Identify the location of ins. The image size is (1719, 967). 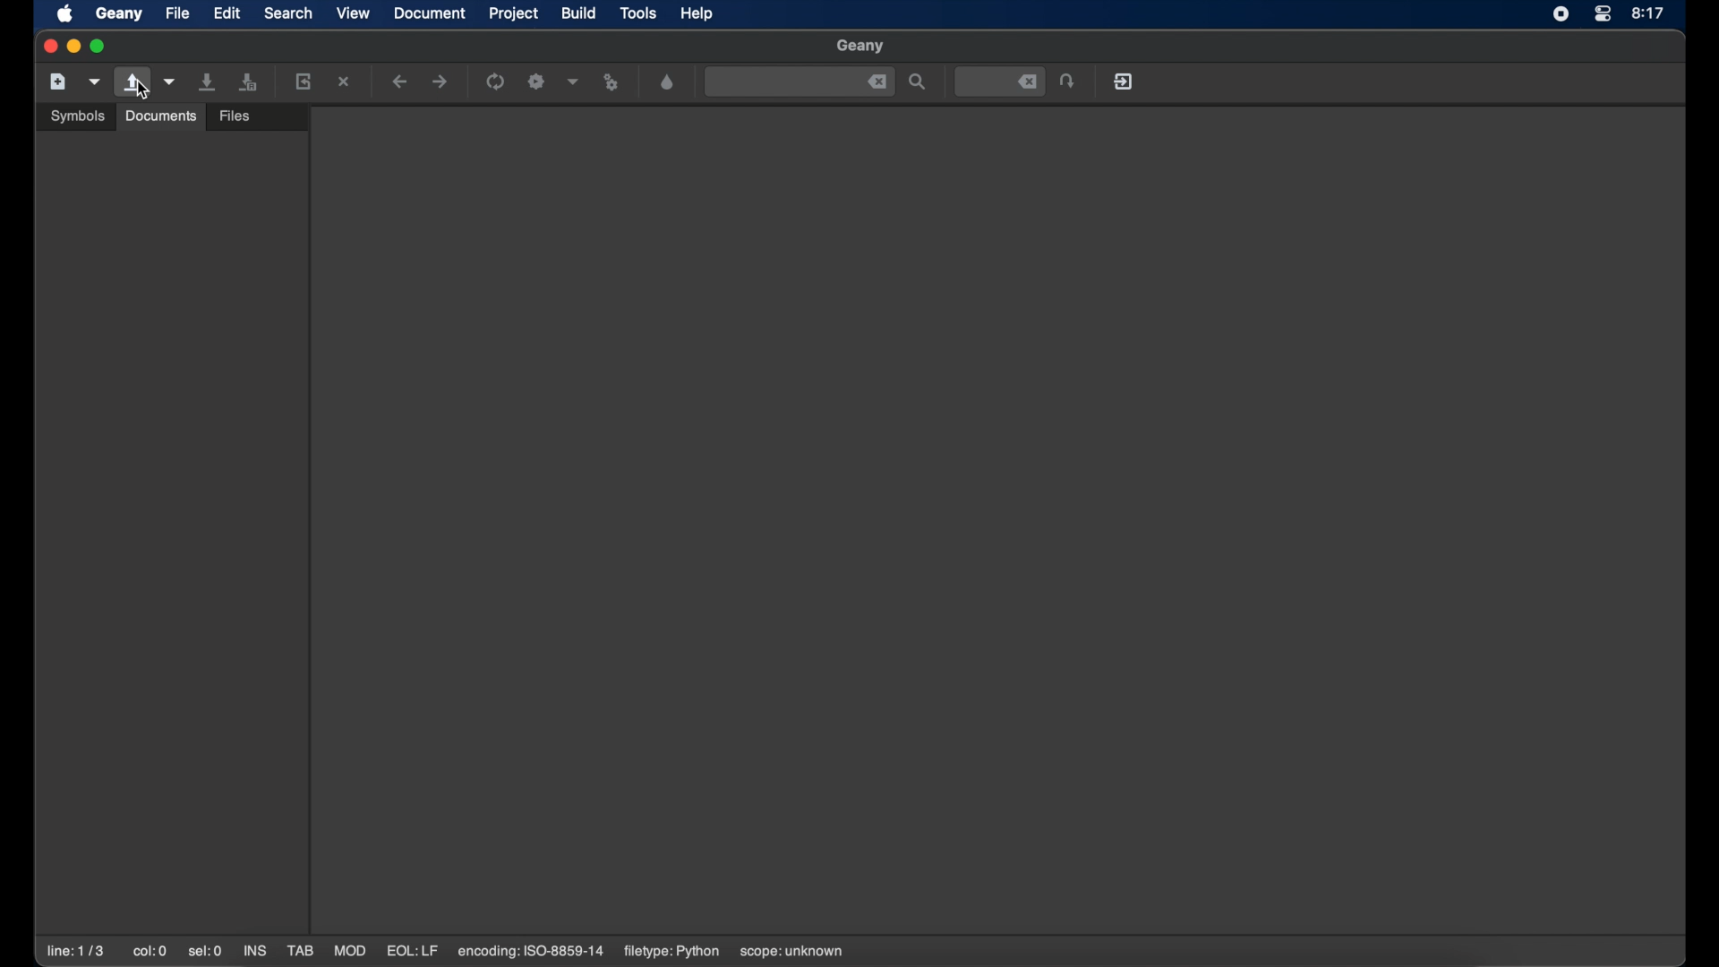
(254, 951).